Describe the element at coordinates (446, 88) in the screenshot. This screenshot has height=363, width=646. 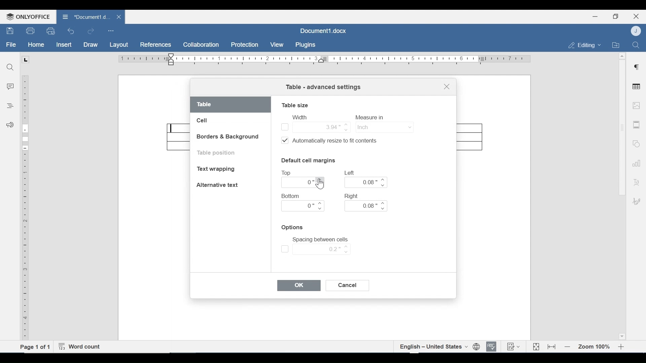
I see `Close` at that location.